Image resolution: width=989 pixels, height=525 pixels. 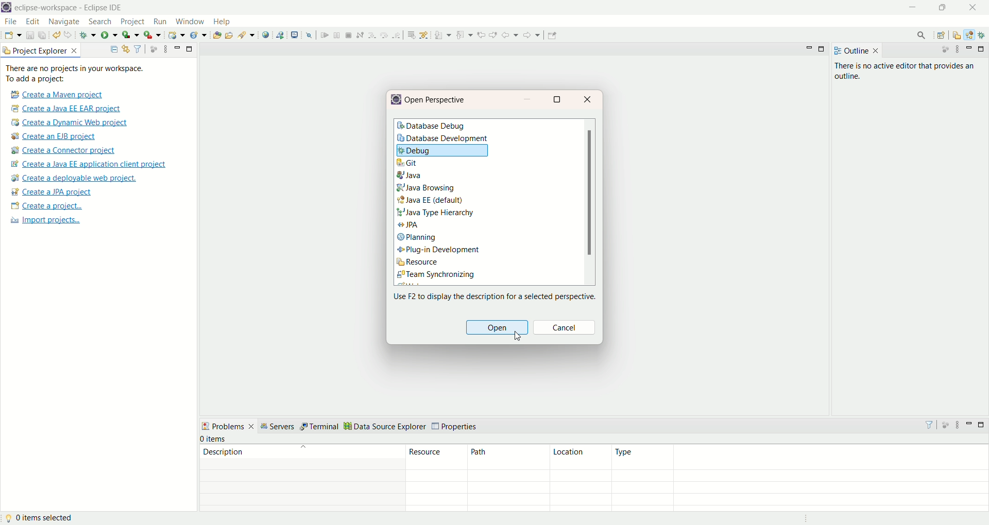 What do you see at coordinates (191, 22) in the screenshot?
I see `window` at bounding box center [191, 22].